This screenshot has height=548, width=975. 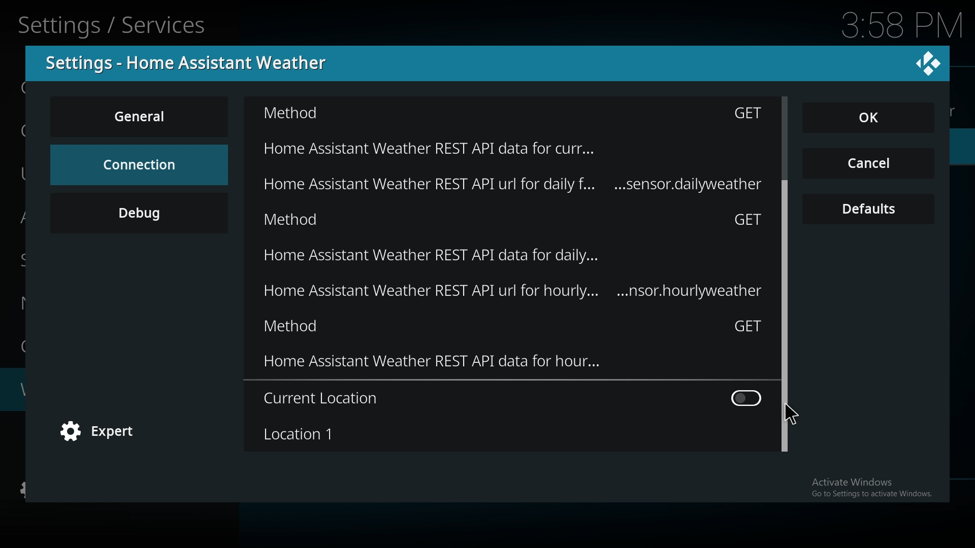 I want to click on method, so click(x=513, y=329).